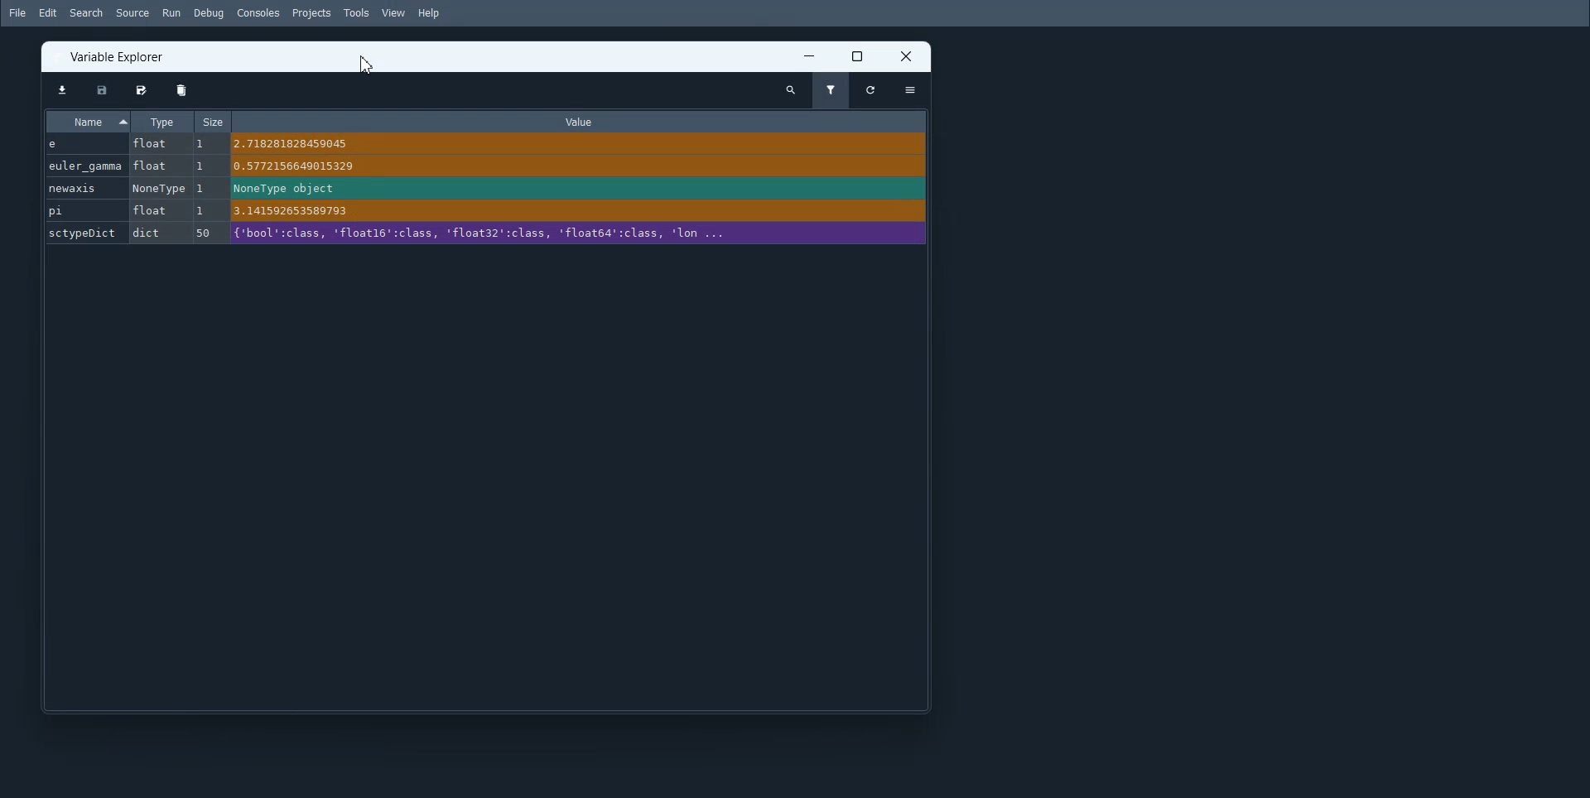  I want to click on Remove all variables, so click(180, 89).